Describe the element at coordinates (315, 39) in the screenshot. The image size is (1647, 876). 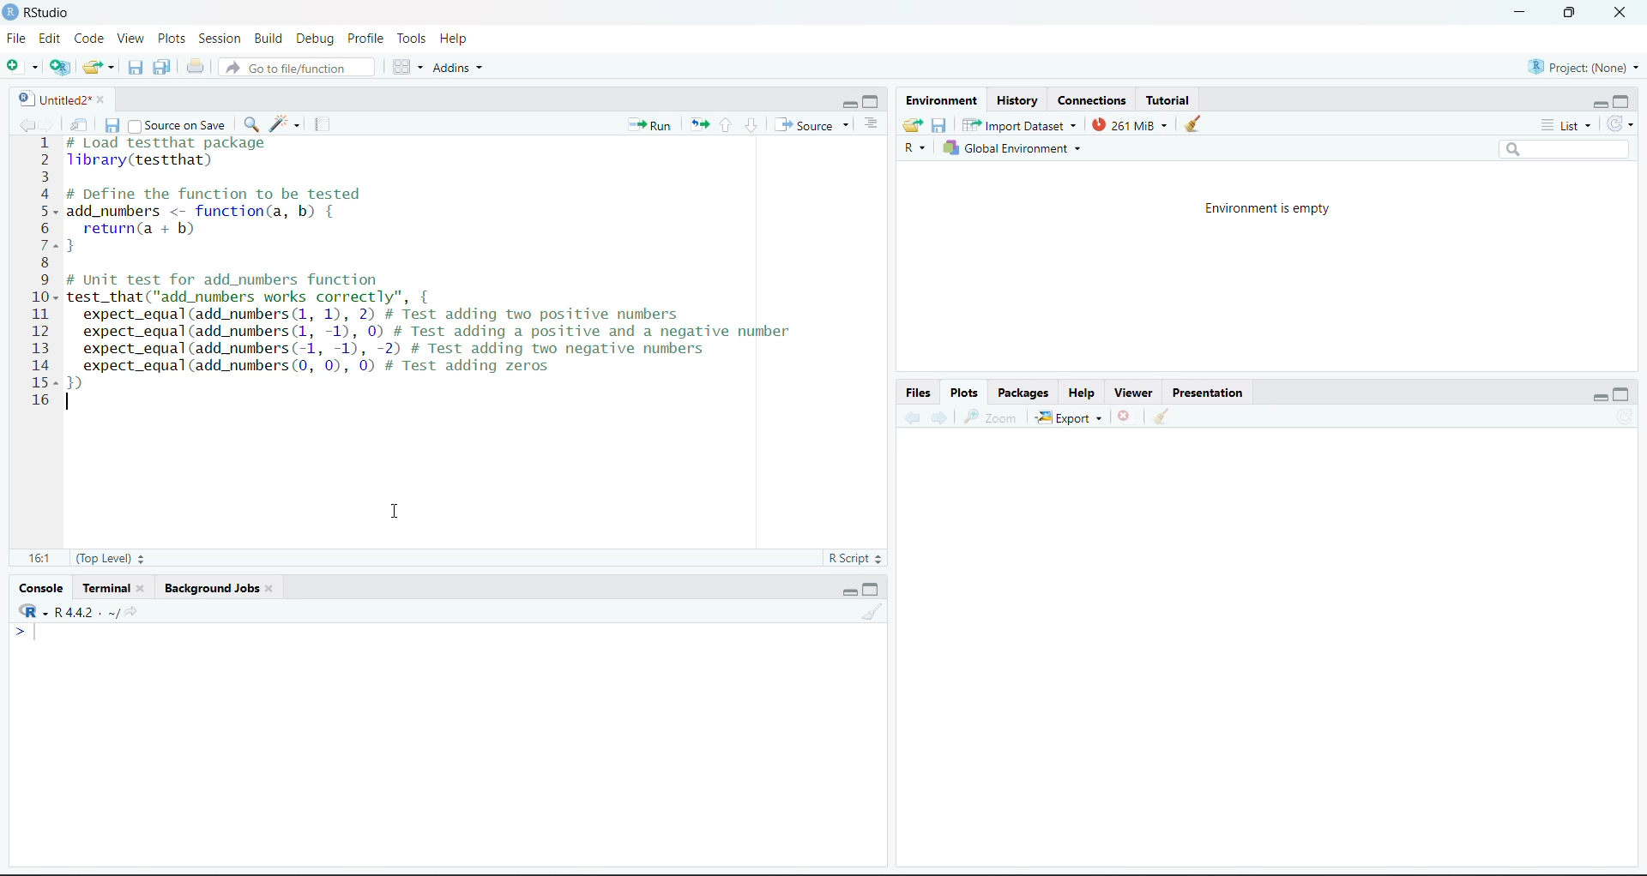
I see `Debug` at that location.